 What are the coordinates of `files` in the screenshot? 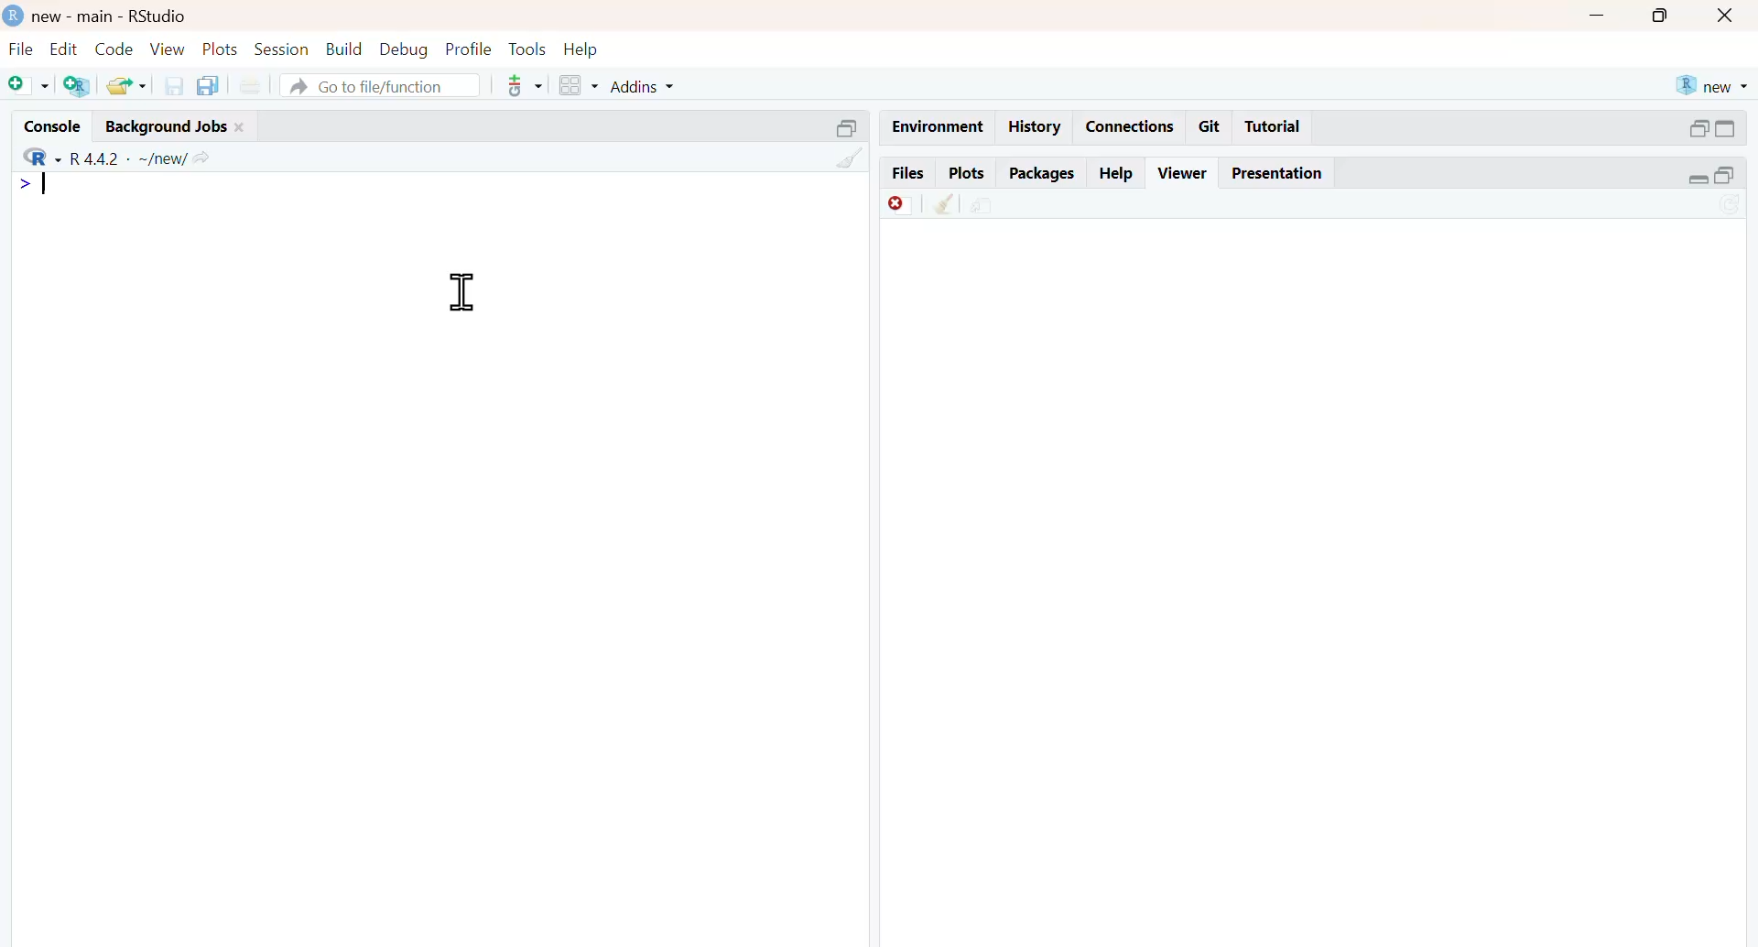 It's located at (906, 174).